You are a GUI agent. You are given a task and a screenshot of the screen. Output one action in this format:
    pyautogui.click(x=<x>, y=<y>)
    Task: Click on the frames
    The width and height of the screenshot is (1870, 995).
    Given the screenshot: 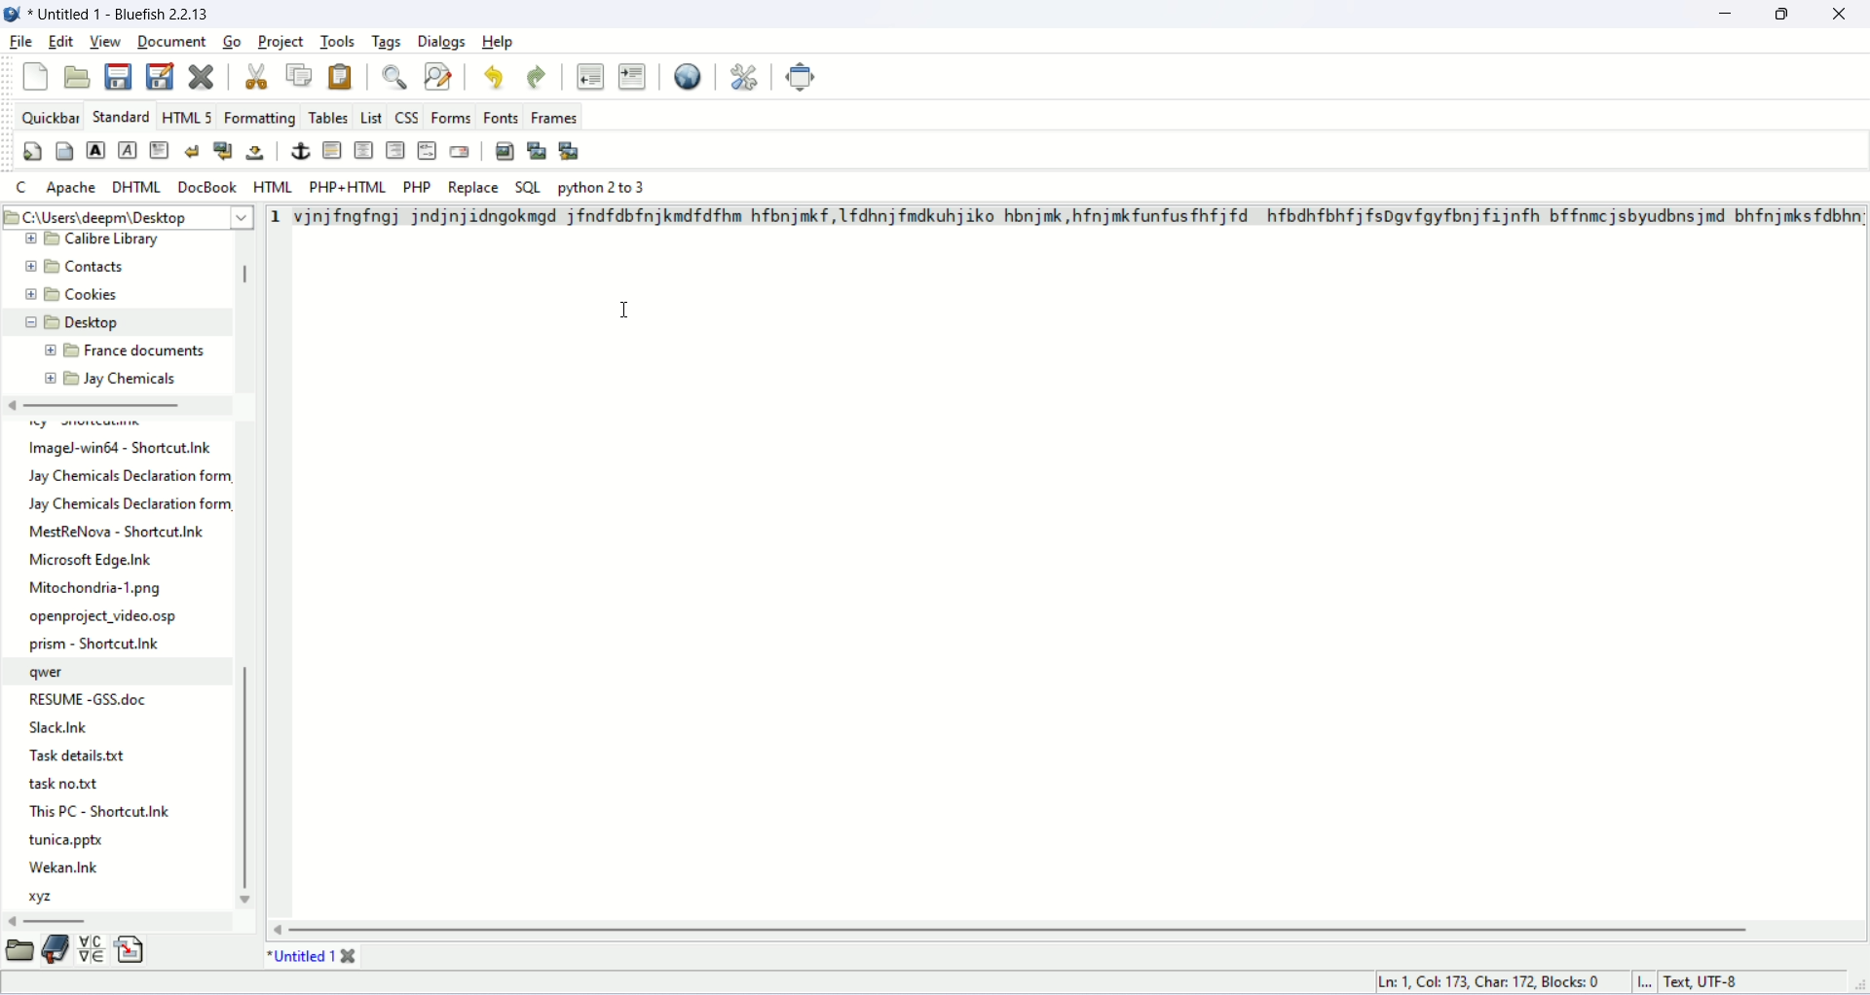 What is the action you would take?
    pyautogui.click(x=554, y=119)
    